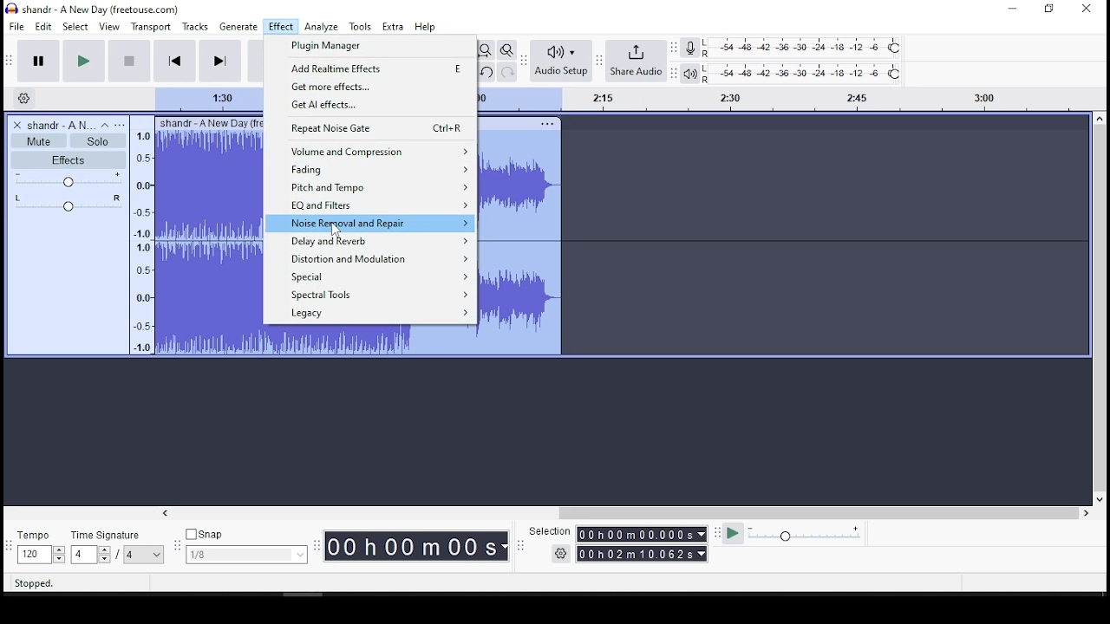  What do you see at coordinates (118, 547) in the screenshot?
I see `time signature` at bounding box center [118, 547].